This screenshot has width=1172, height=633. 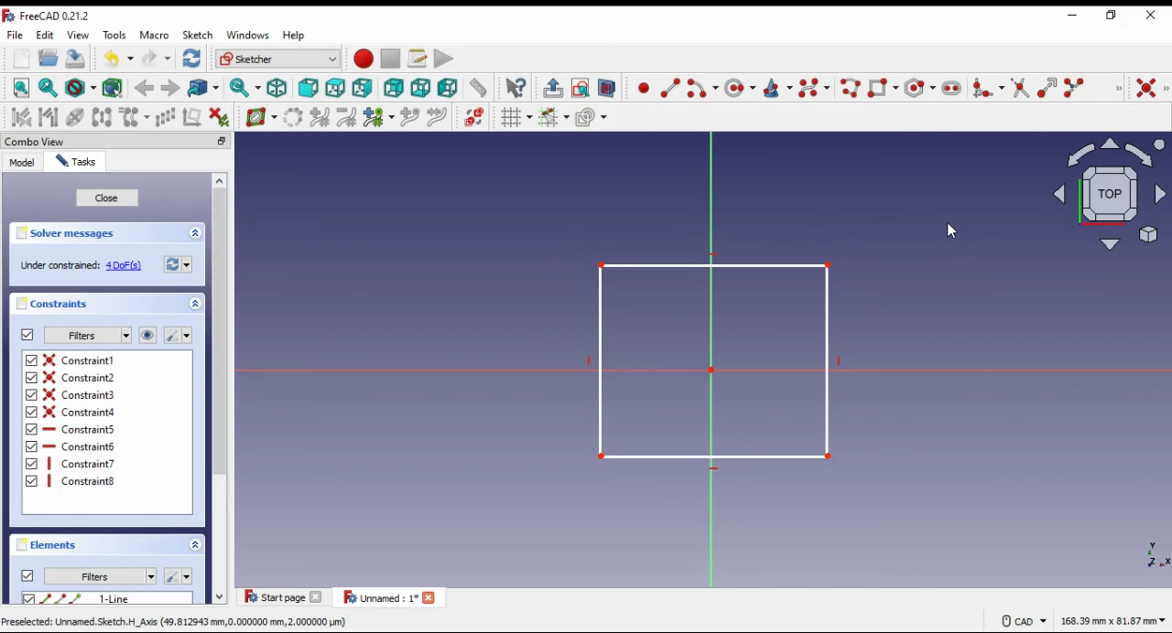 I want to click on axis, so click(x=1147, y=552).